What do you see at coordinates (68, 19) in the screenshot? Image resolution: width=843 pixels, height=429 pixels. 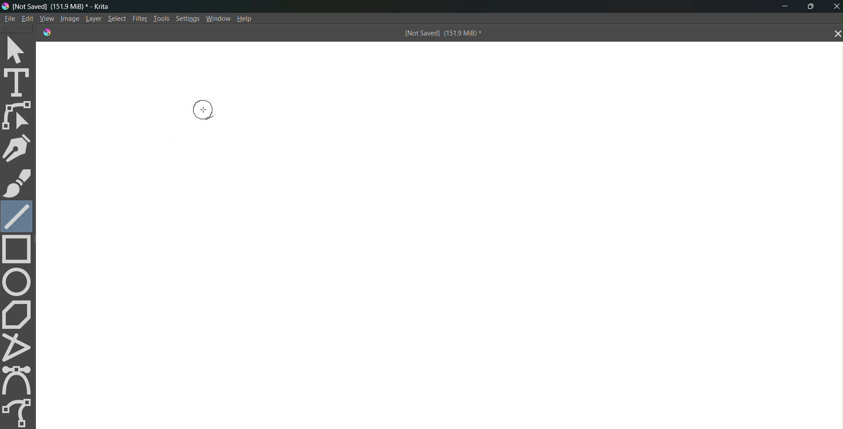 I see `Image` at bounding box center [68, 19].